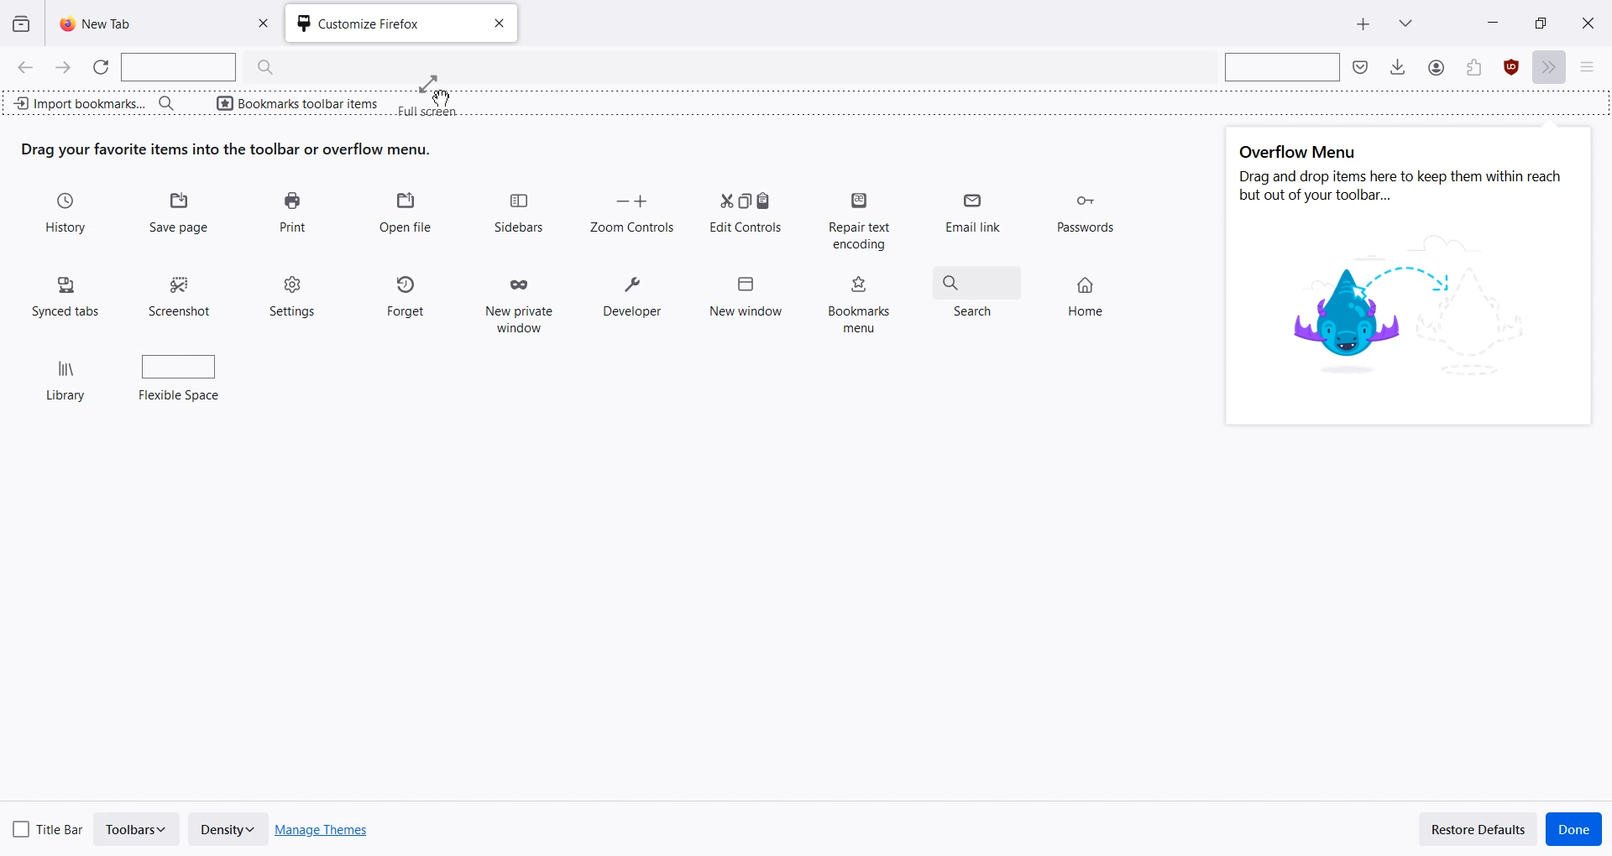 This screenshot has width=1612, height=856. What do you see at coordinates (374, 23) in the screenshot?
I see `Customize Firefox` at bounding box center [374, 23].